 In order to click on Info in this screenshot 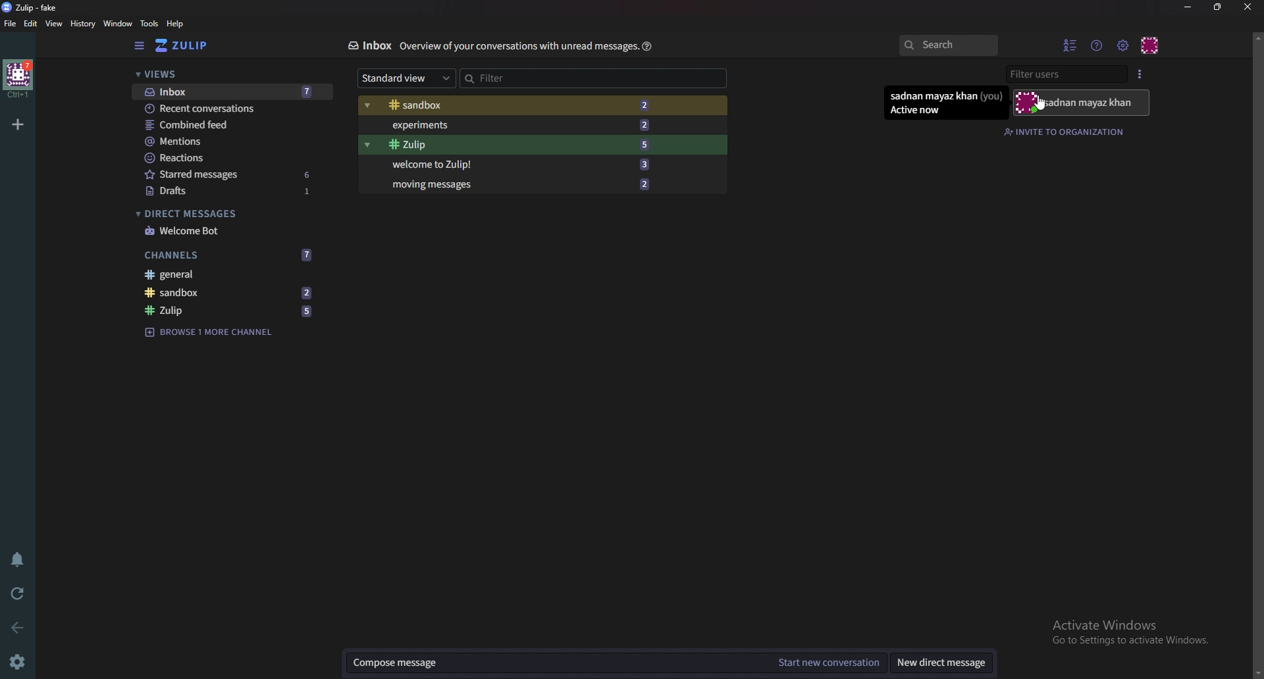, I will do `click(517, 47)`.